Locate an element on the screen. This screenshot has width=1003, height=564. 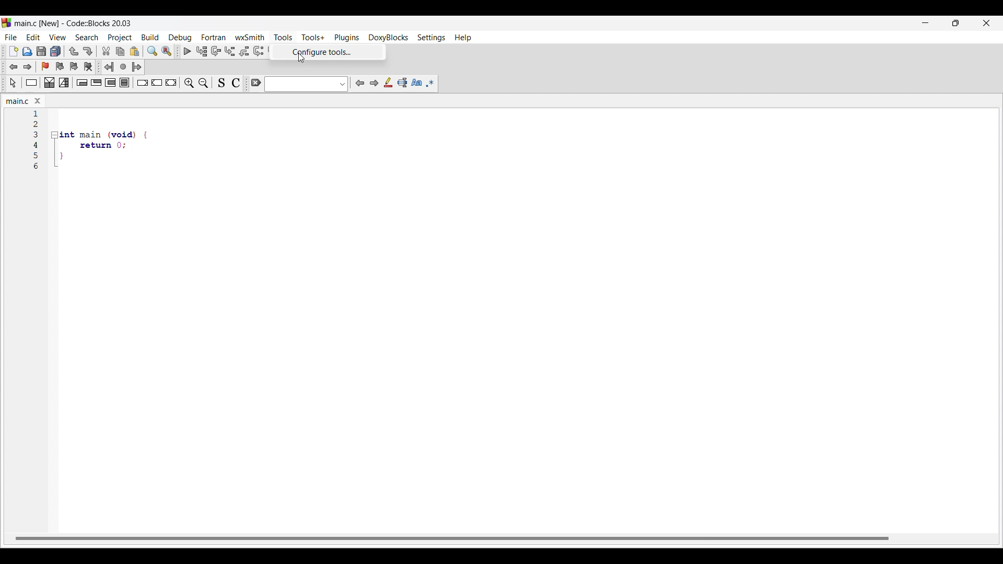
Jump back is located at coordinates (14, 67).